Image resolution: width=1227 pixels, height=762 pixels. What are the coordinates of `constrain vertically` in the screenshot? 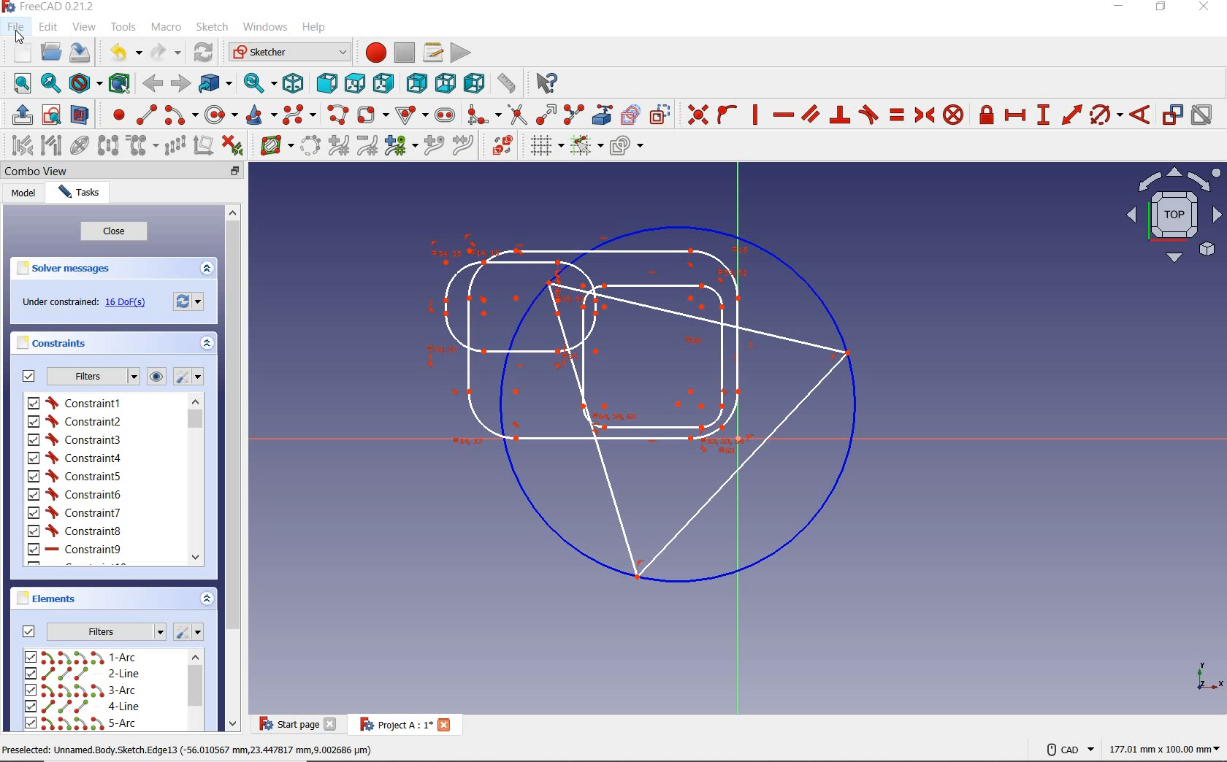 It's located at (757, 115).